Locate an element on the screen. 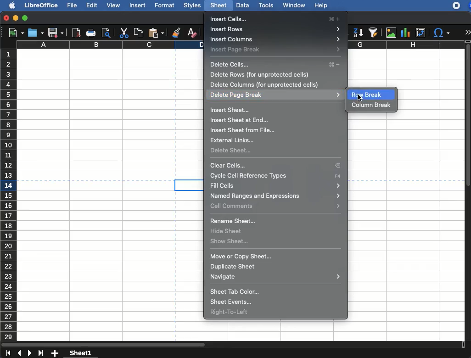  insert columns is located at coordinates (276, 39).